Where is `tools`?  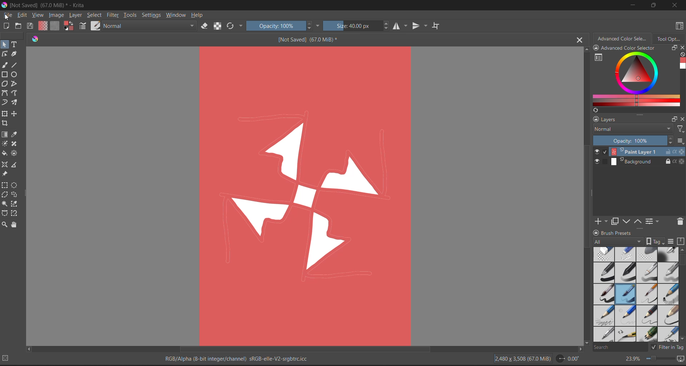 tools is located at coordinates (15, 204).